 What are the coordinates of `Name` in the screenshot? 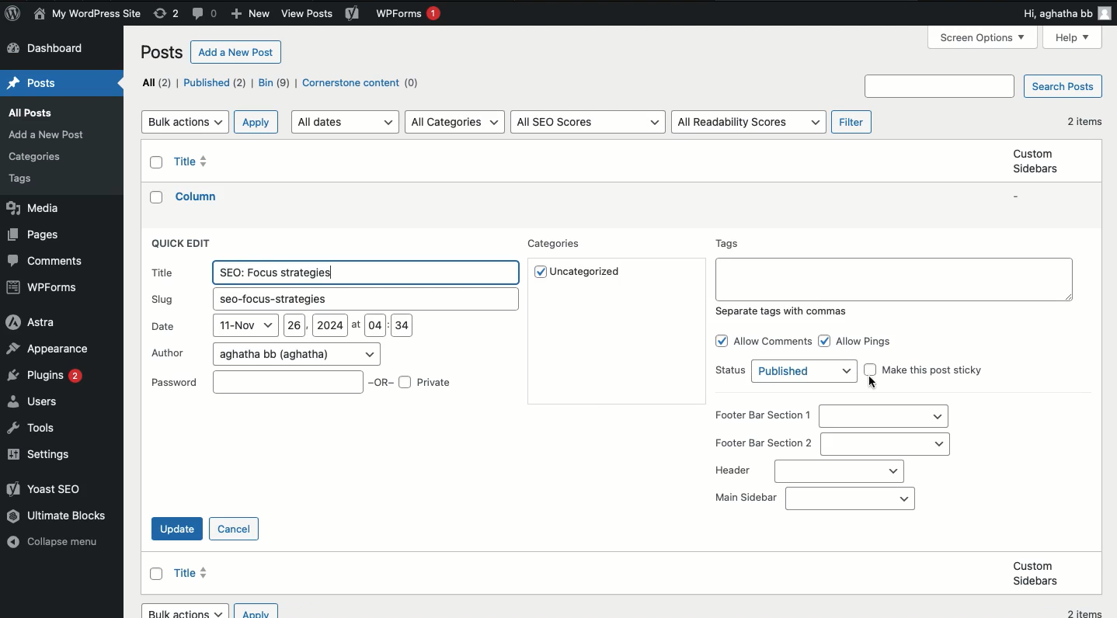 It's located at (89, 15).